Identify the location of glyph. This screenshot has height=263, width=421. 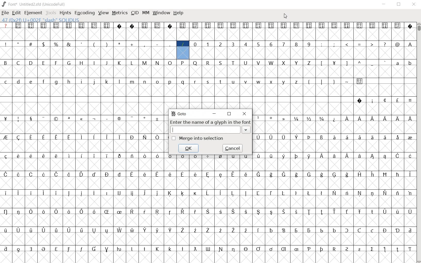
(233, 82).